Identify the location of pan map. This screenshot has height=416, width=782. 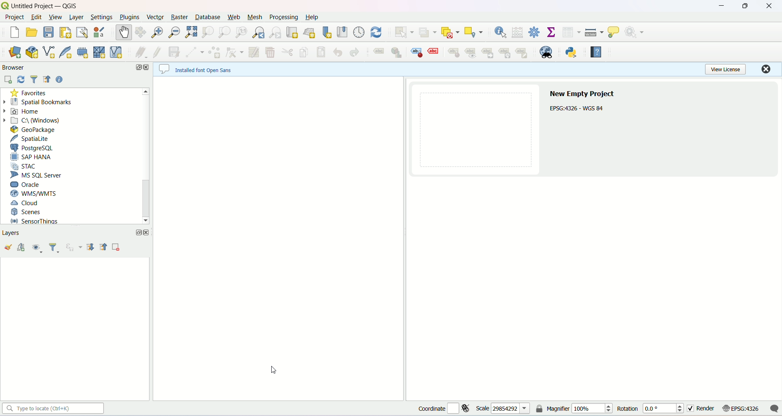
(124, 32).